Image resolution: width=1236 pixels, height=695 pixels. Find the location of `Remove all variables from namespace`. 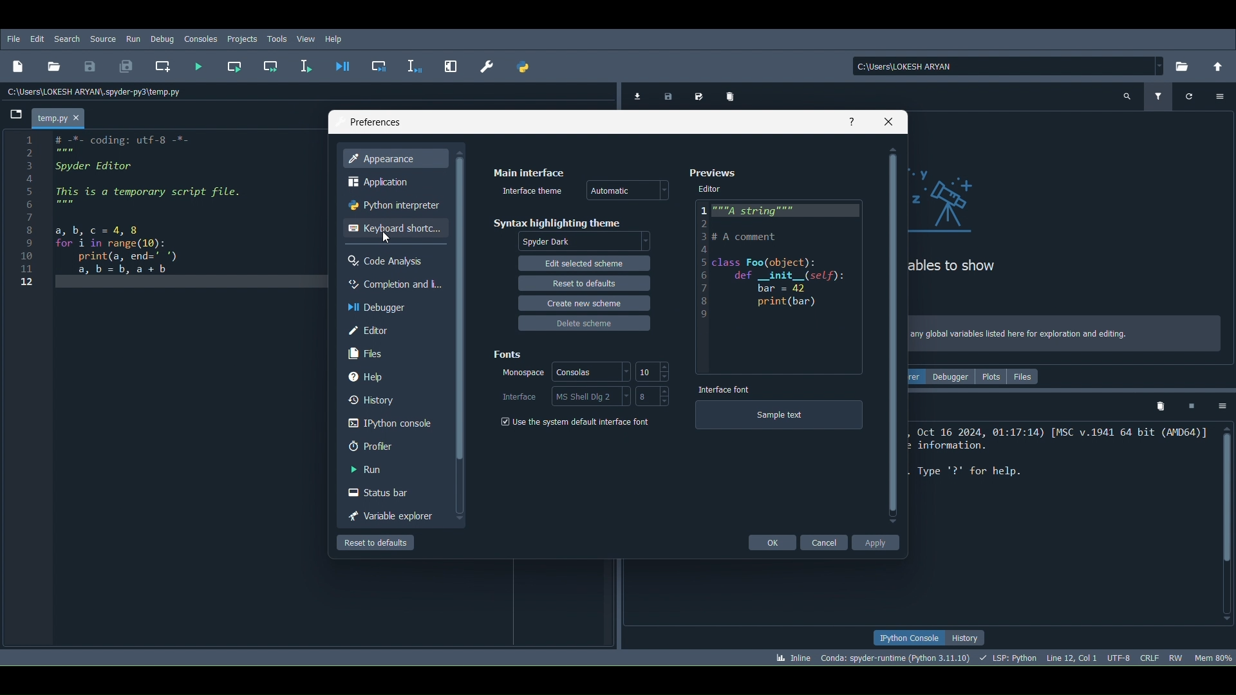

Remove all variables from namespace is located at coordinates (1161, 408).